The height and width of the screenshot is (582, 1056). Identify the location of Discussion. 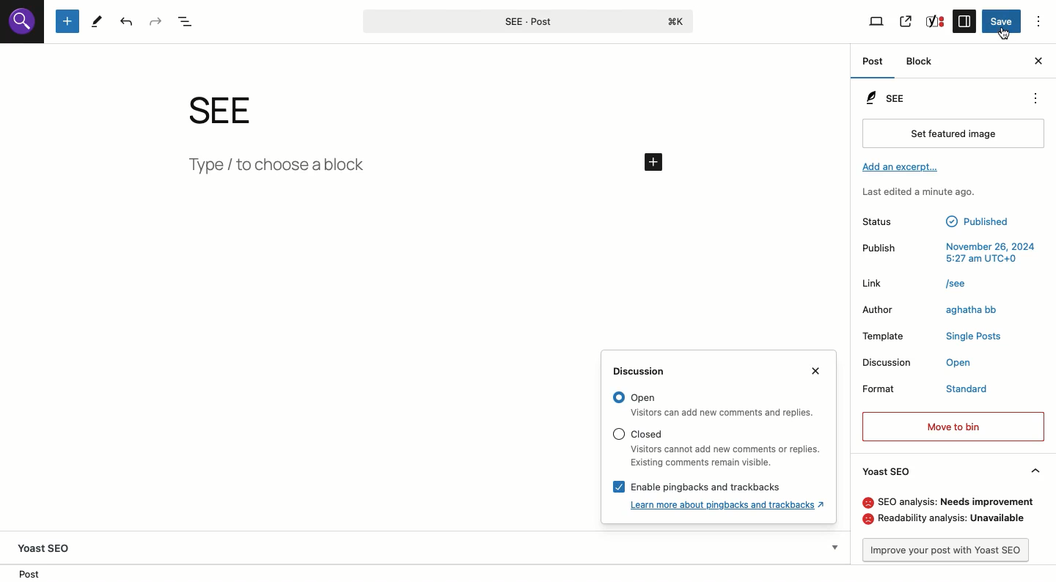
(646, 372).